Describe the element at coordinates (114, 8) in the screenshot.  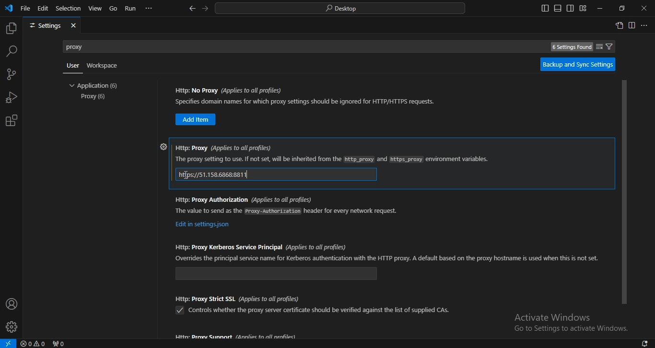
I see `go` at that location.